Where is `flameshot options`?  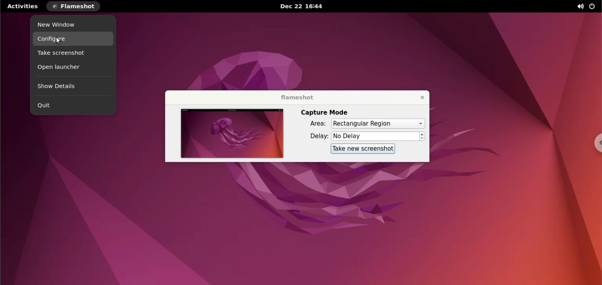 flameshot options is located at coordinates (74, 6).